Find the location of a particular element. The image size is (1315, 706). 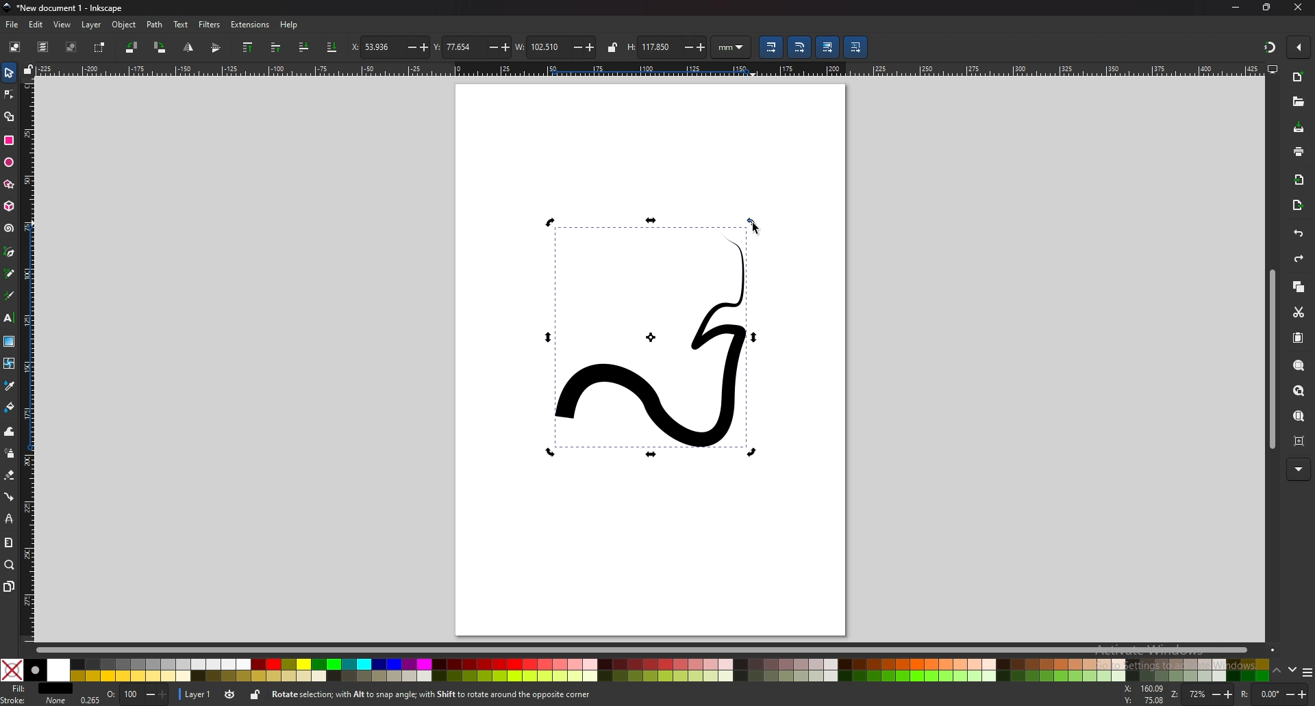

CLOSE is located at coordinates (1296, 8).